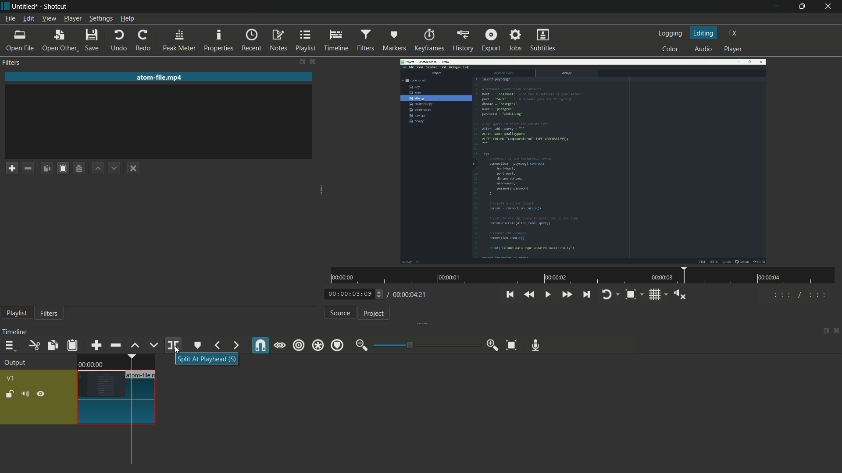 The image size is (842, 473). What do you see at coordinates (16, 363) in the screenshot?
I see `output` at bounding box center [16, 363].